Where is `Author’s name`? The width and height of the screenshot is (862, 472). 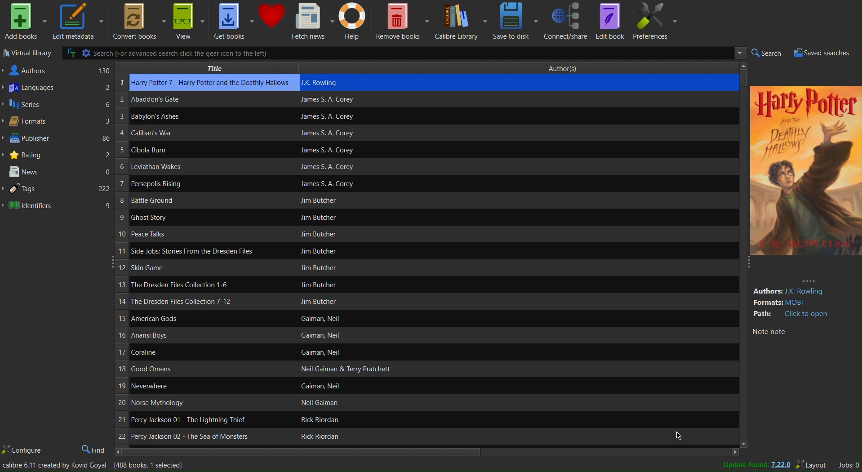
Author’s name is located at coordinates (397, 370).